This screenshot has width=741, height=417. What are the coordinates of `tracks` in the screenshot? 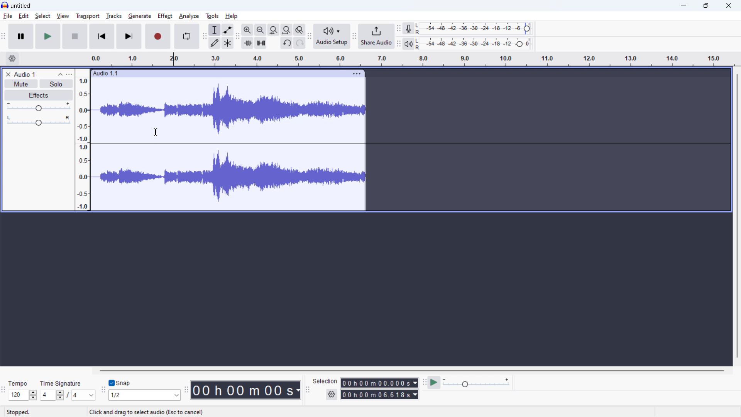 It's located at (114, 15).